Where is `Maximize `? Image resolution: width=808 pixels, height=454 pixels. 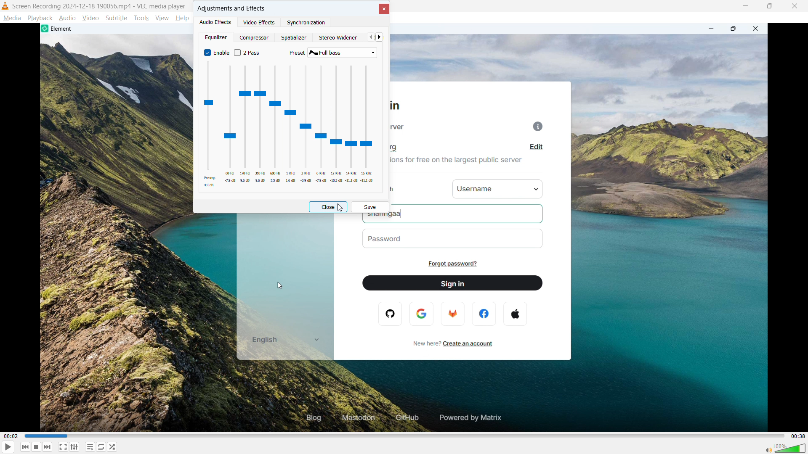
Maximize  is located at coordinates (771, 6).